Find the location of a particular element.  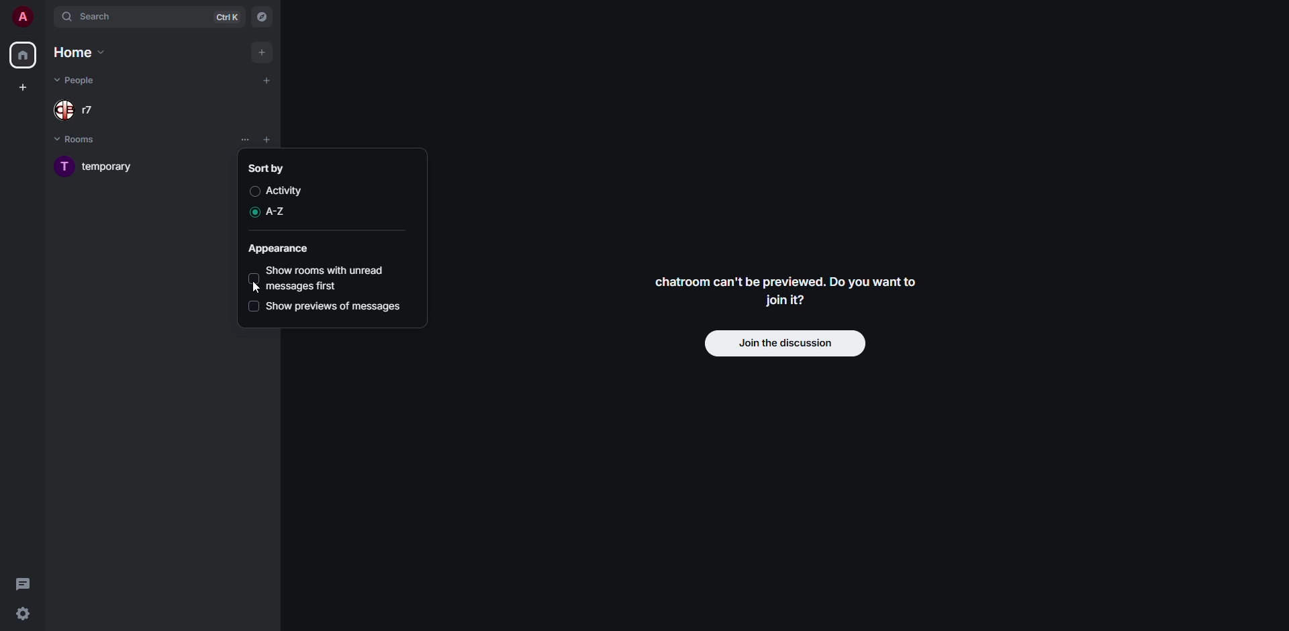

disabled is located at coordinates (254, 191).